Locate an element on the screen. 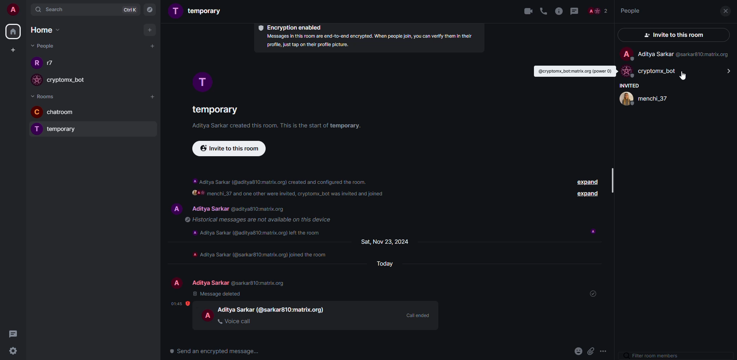 The width and height of the screenshot is (737, 360). profile is located at coordinates (626, 72).